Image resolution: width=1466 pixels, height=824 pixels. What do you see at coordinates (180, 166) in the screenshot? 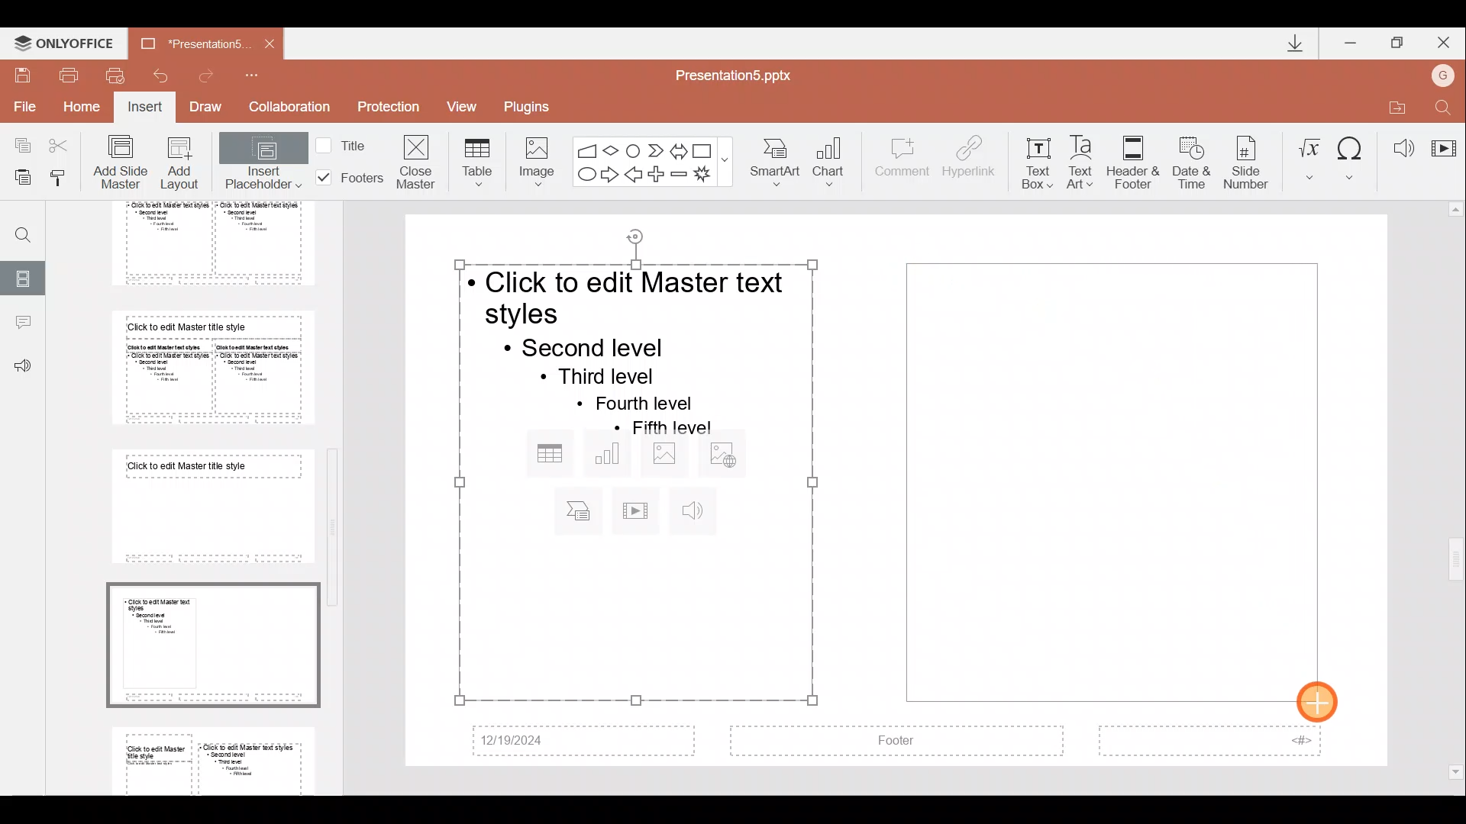
I see `Add layout` at bounding box center [180, 166].